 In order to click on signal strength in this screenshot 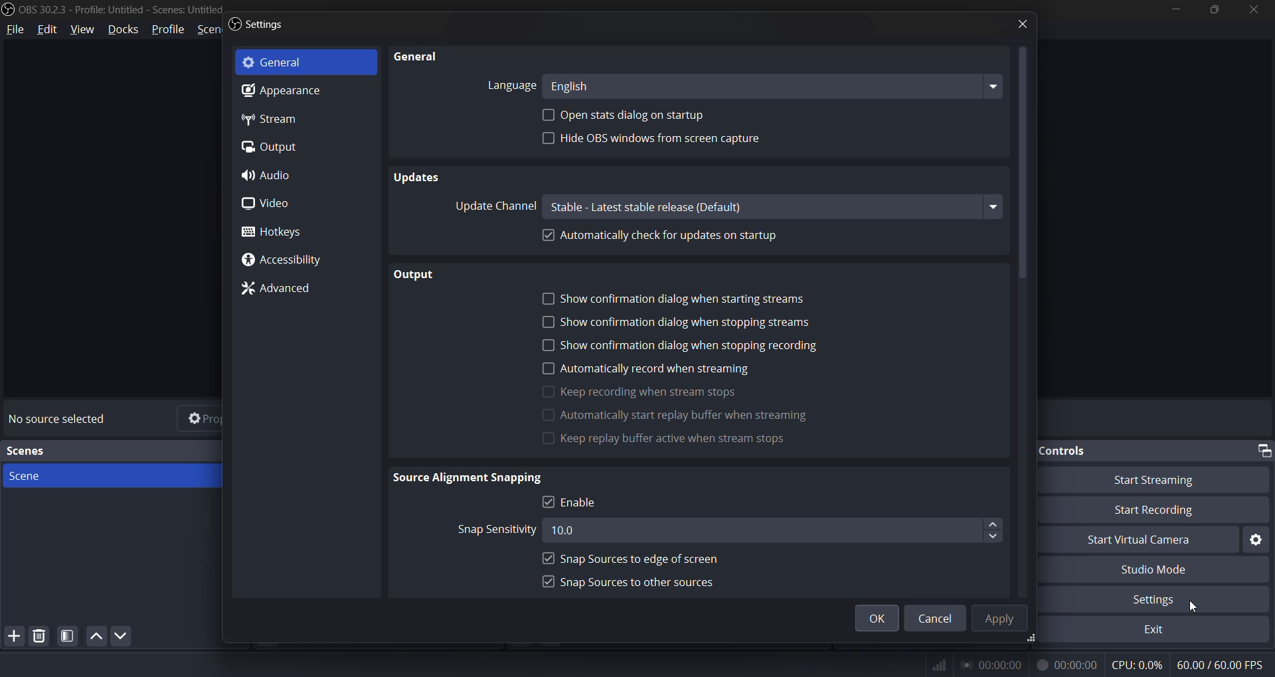, I will do `click(939, 666)`.